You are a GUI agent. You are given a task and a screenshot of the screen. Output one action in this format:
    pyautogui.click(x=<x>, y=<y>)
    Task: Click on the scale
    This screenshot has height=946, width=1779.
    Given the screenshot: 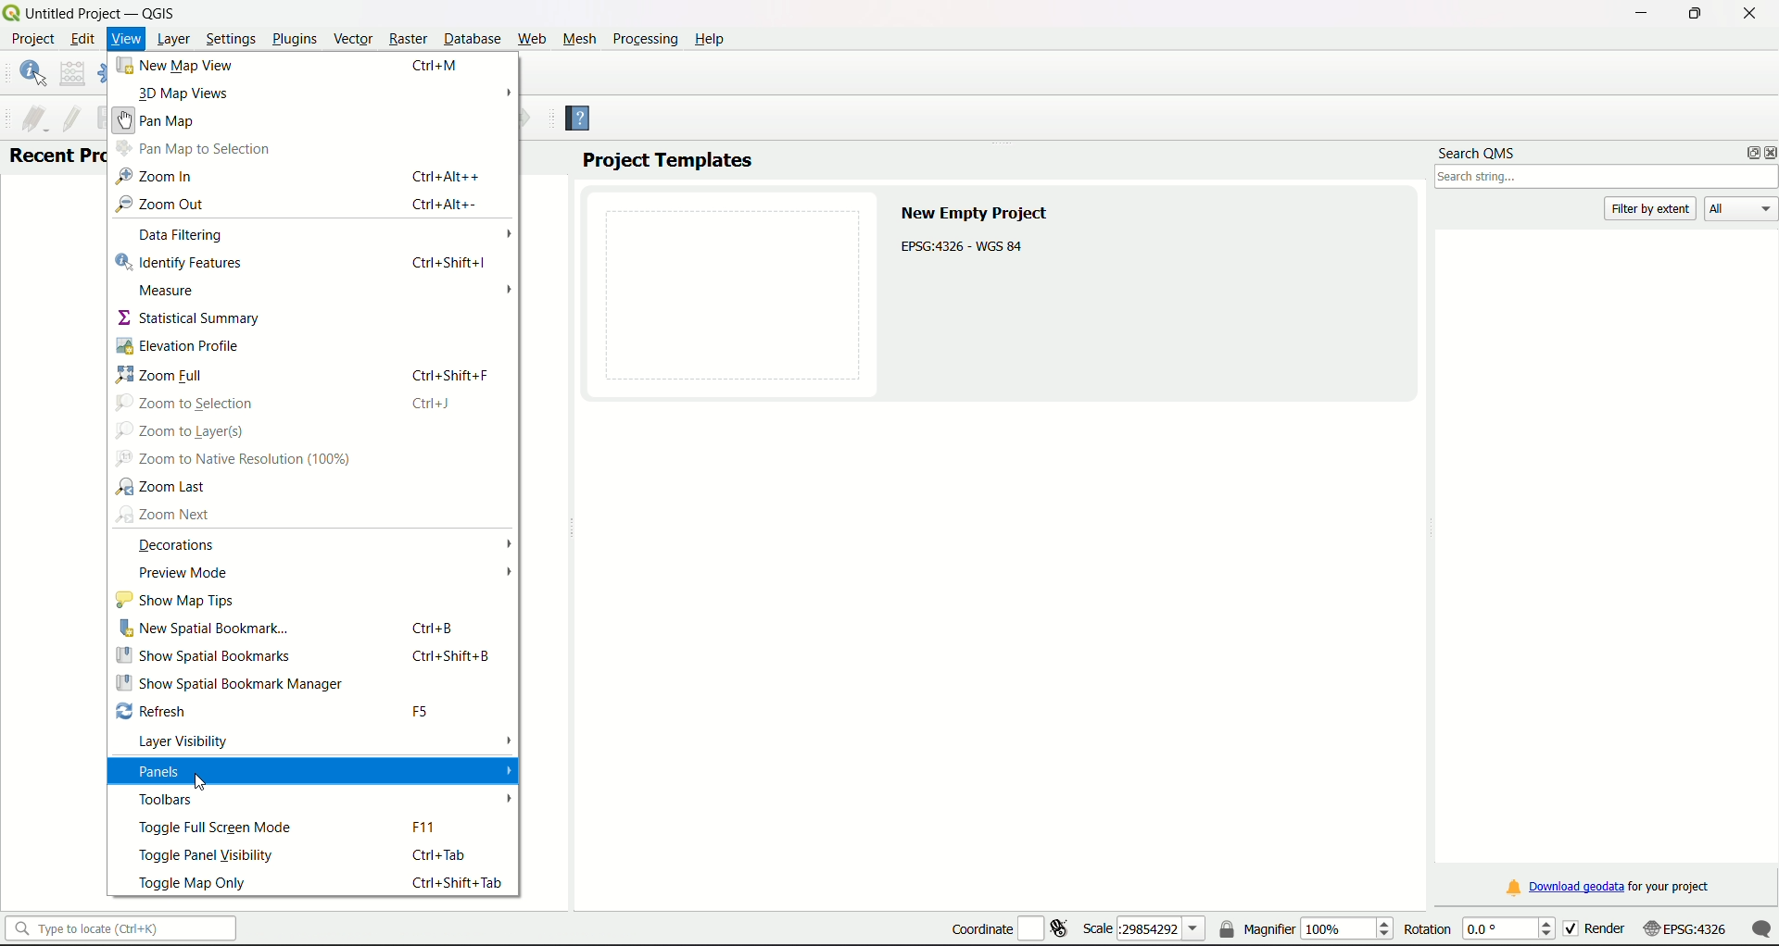 What is the action you would take?
    pyautogui.click(x=1719, y=931)
    